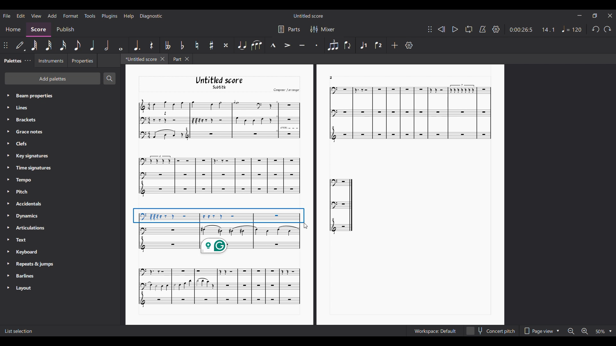  What do you see at coordinates (30, 95) in the screenshot?
I see `> Beam properties` at bounding box center [30, 95].